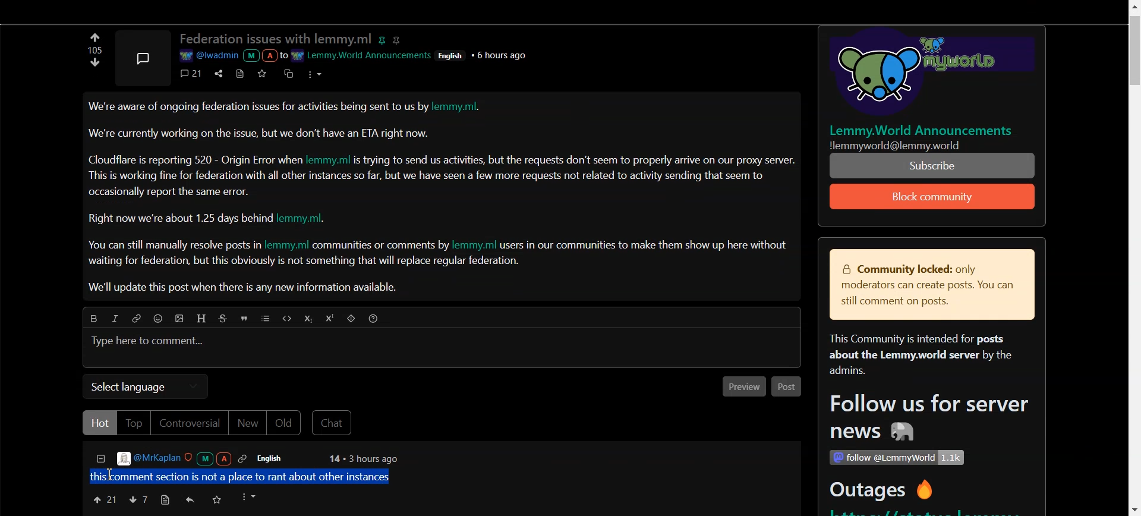 This screenshot has width=1141, height=516. Describe the element at coordinates (384, 38) in the screenshot. I see `pin` at that location.